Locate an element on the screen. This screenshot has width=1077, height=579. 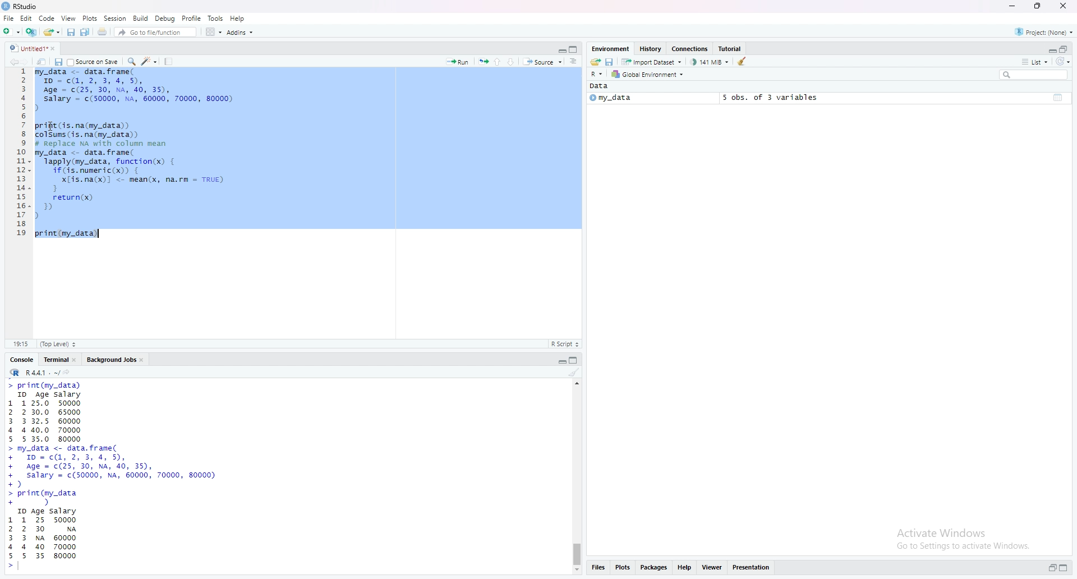
import dataset is located at coordinates (654, 63).